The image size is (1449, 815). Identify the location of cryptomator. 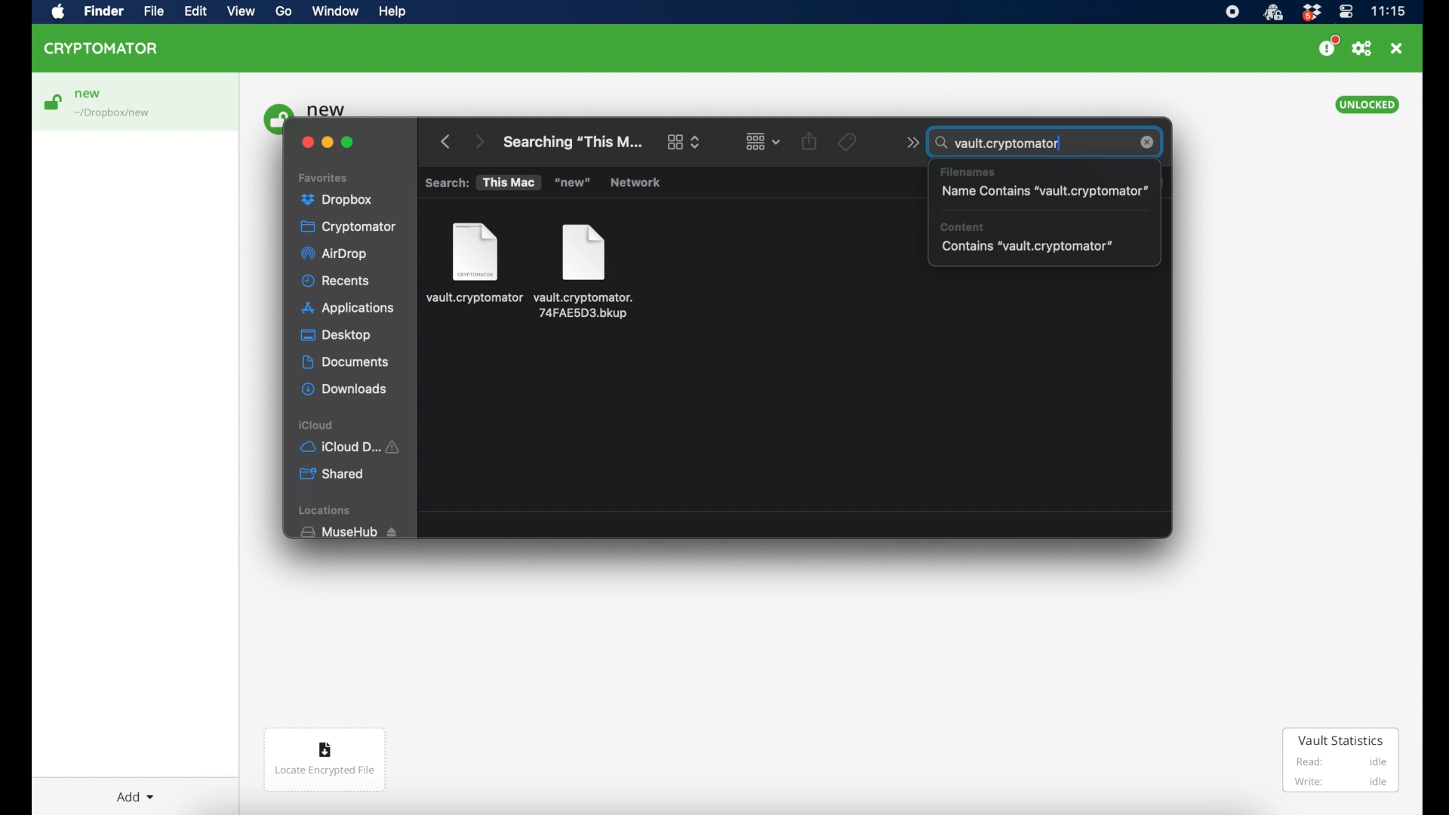
(102, 48).